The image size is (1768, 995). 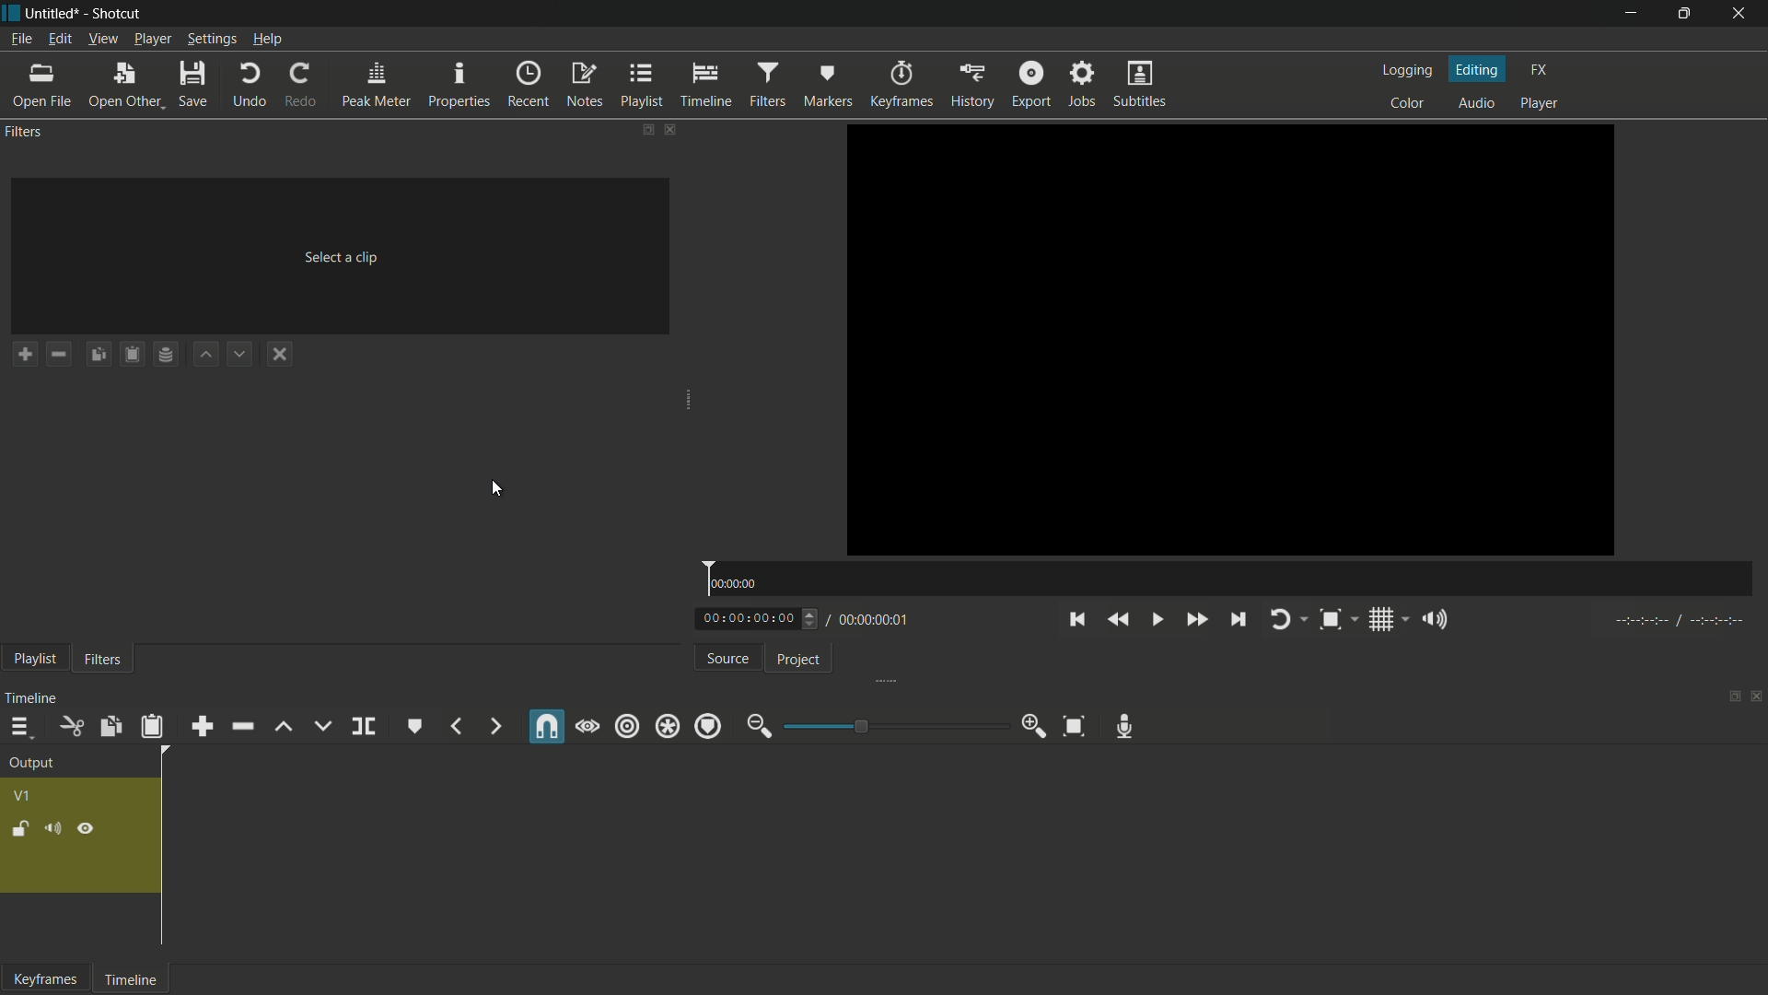 I want to click on paste, so click(x=151, y=727).